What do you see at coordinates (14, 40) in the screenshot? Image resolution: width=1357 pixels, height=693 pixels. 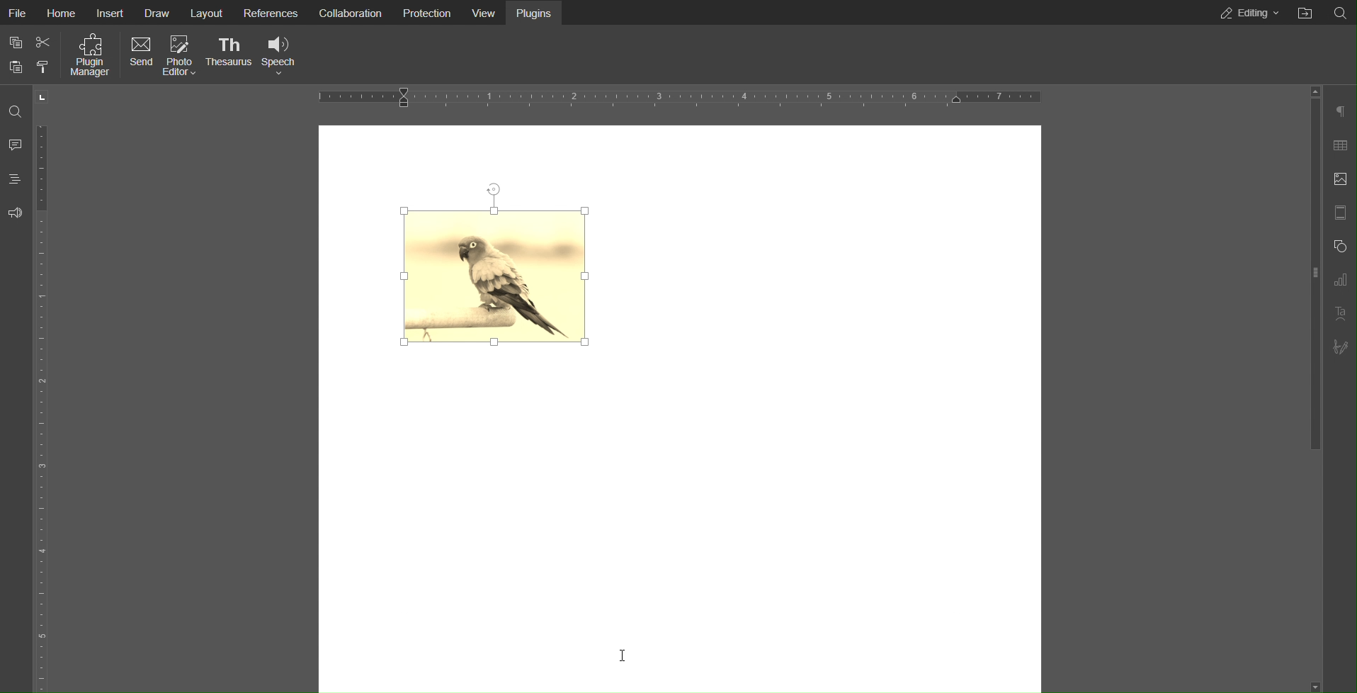 I see `Copy` at bounding box center [14, 40].